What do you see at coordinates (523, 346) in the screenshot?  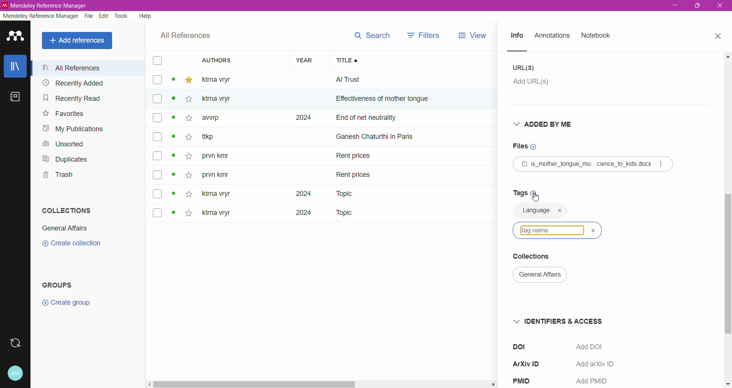 I see `doi` at bounding box center [523, 346].